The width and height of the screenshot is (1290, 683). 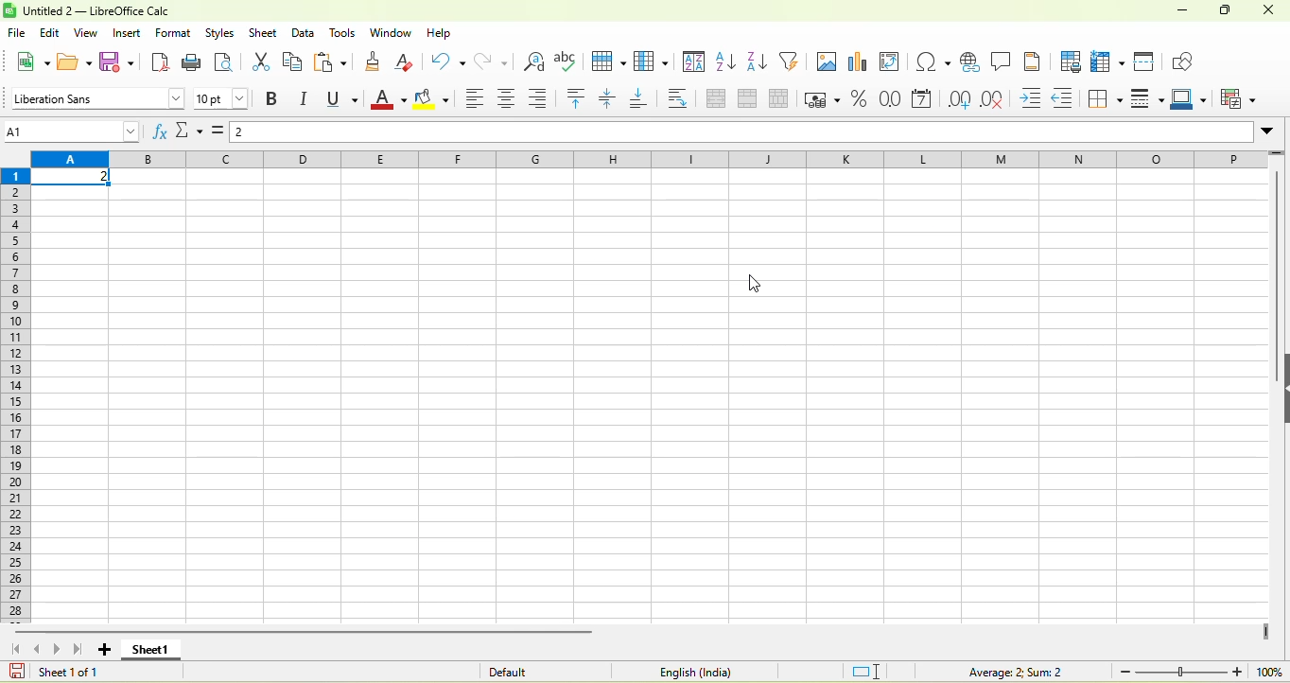 I want to click on select function, so click(x=191, y=132).